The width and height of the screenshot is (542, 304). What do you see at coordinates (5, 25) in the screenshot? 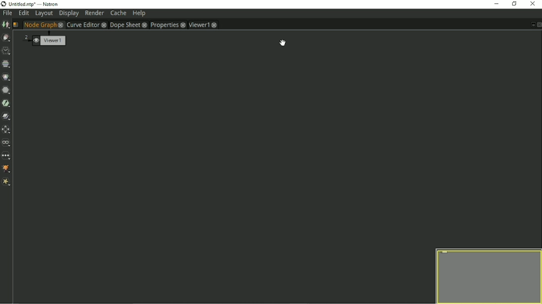
I see `Image` at bounding box center [5, 25].